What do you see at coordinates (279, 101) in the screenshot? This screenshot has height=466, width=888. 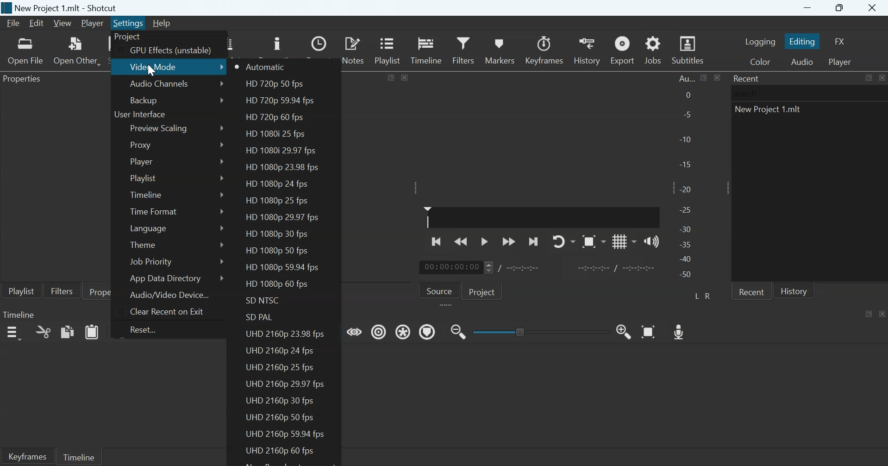 I see `HD 720p 59.94 fps` at bounding box center [279, 101].